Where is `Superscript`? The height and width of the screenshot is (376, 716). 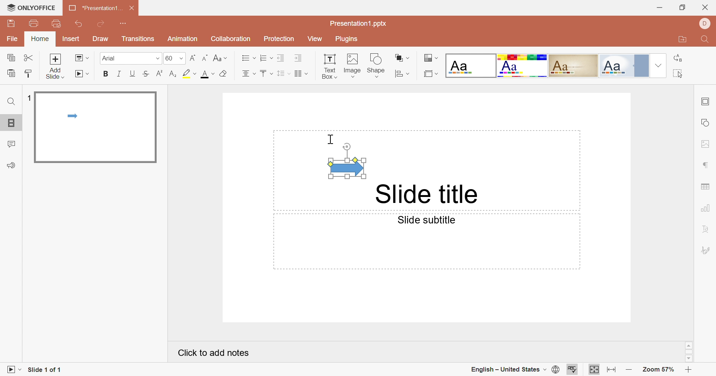
Superscript is located at coordinates (161, 73).